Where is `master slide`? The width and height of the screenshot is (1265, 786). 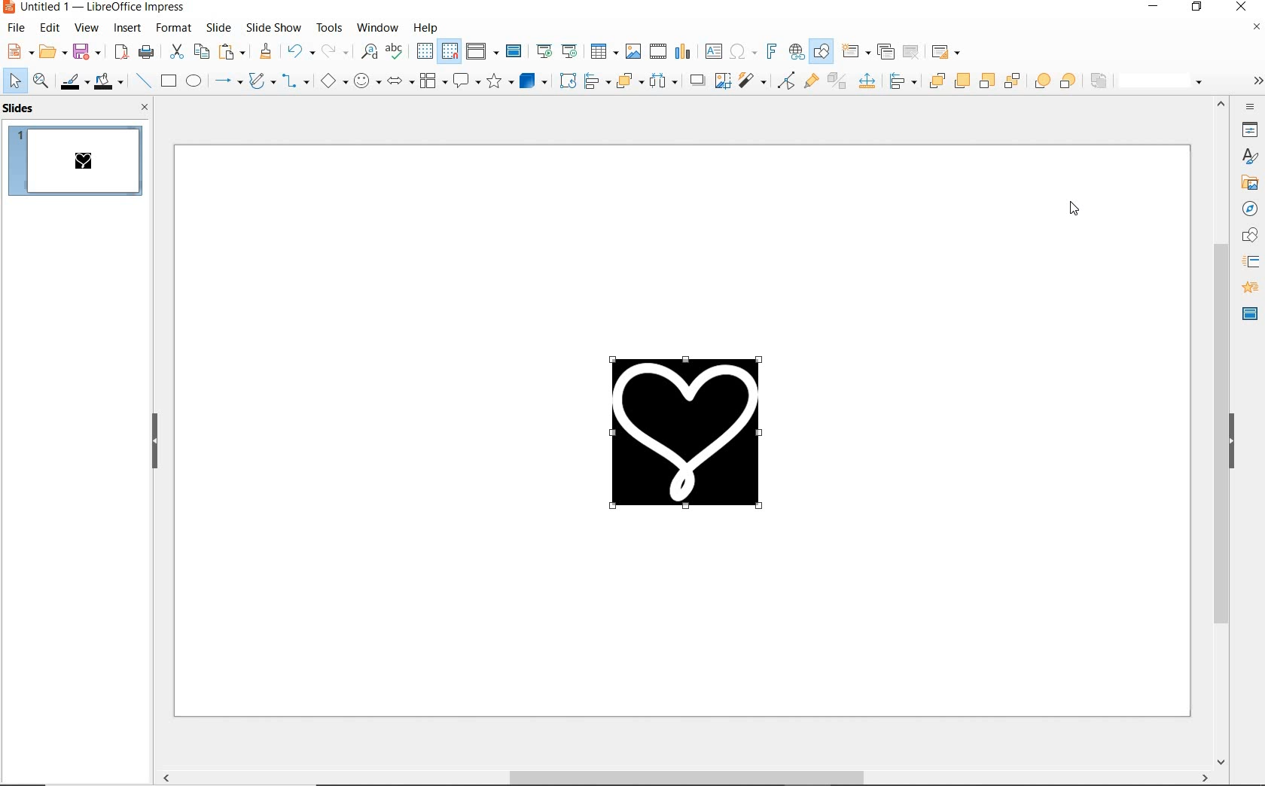
master slide is located at coordinates (514, 52).